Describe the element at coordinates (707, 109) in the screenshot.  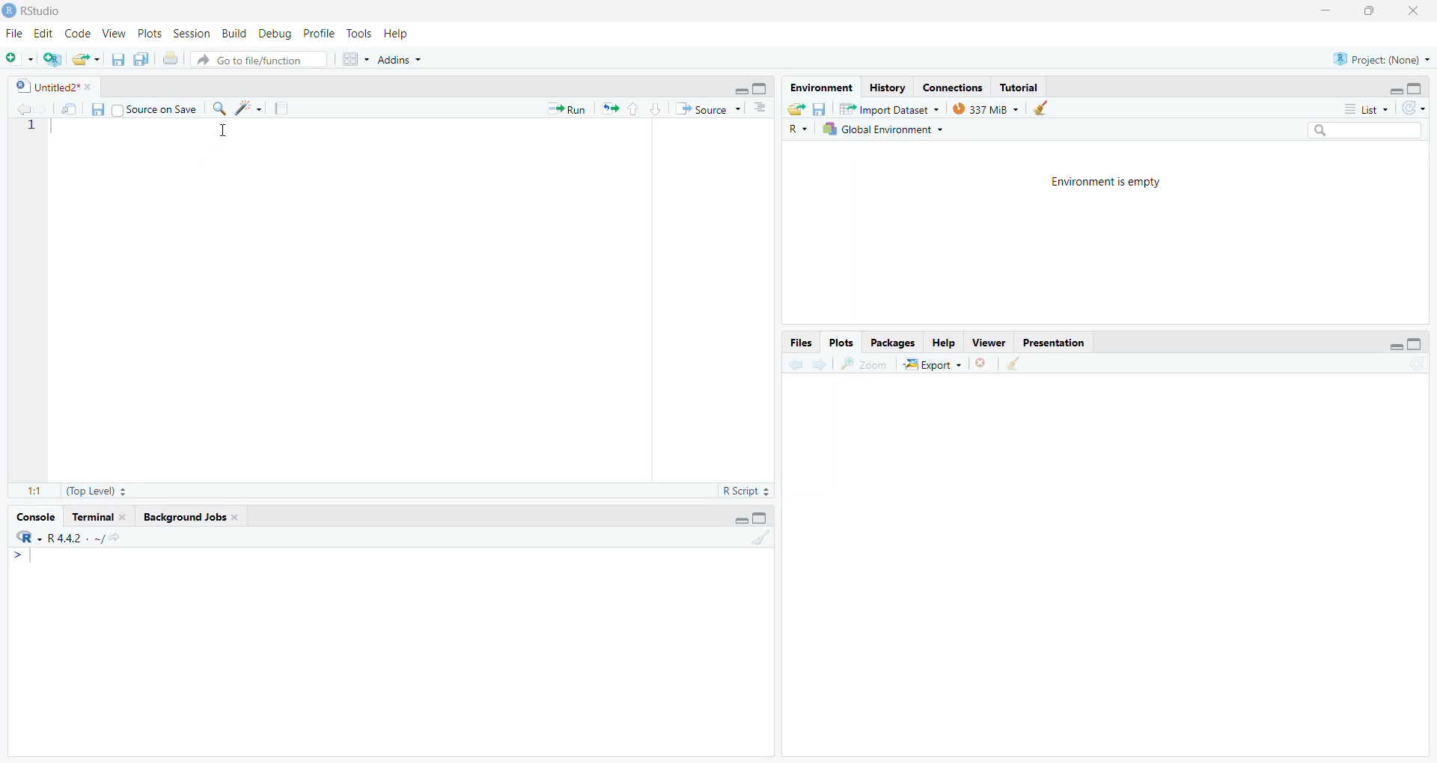
I see `Source ` at that location.